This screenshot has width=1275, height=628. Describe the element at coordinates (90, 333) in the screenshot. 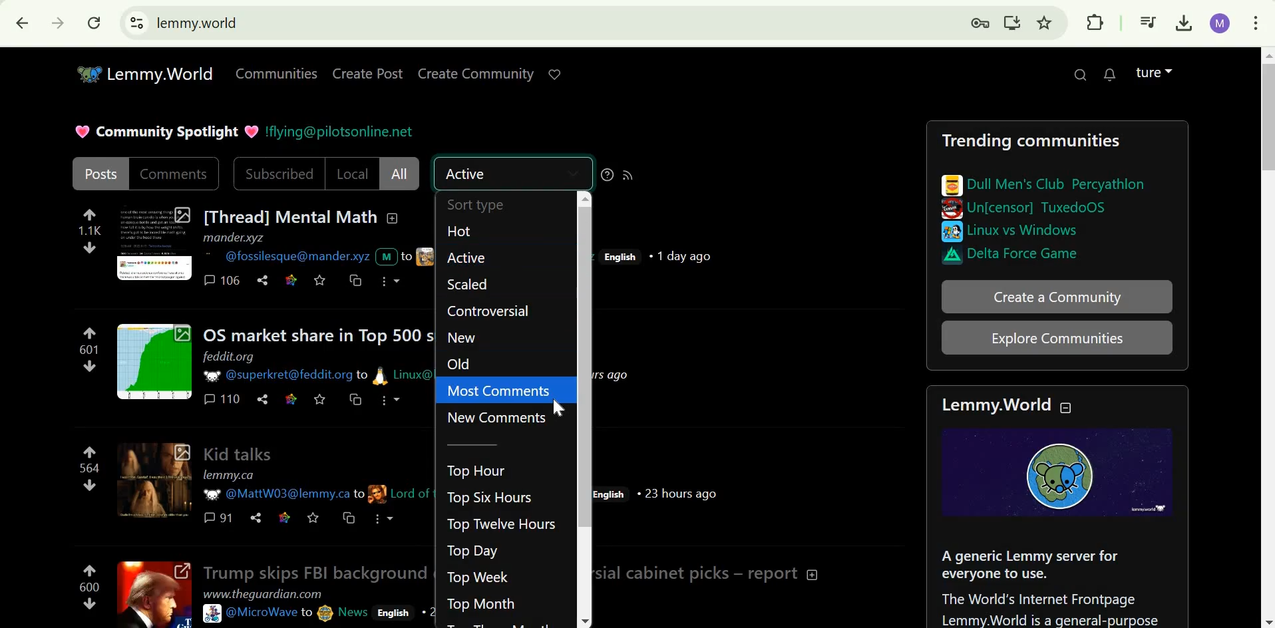

I see `upvote` at that location.